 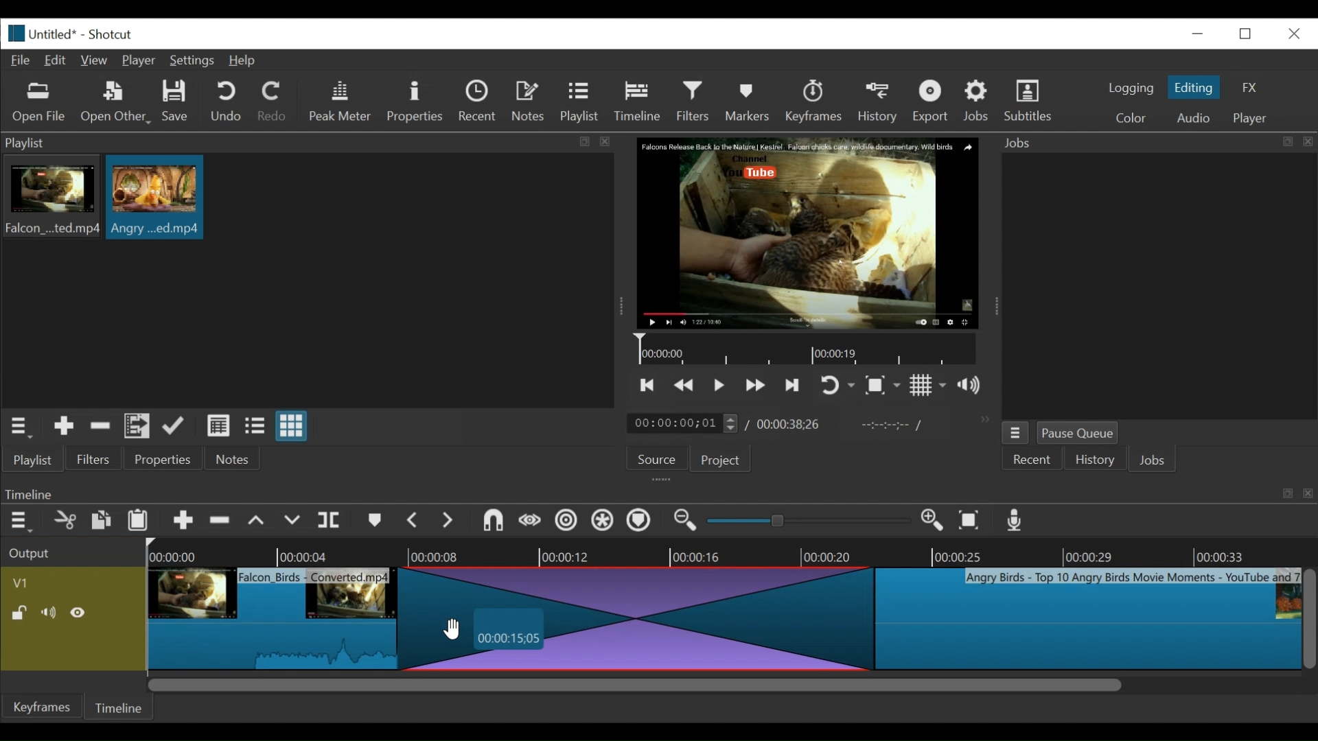 What do you see at coordinates (580, 103) in the screenshot?
I see `Playlist` at bounding box center [580, 103].